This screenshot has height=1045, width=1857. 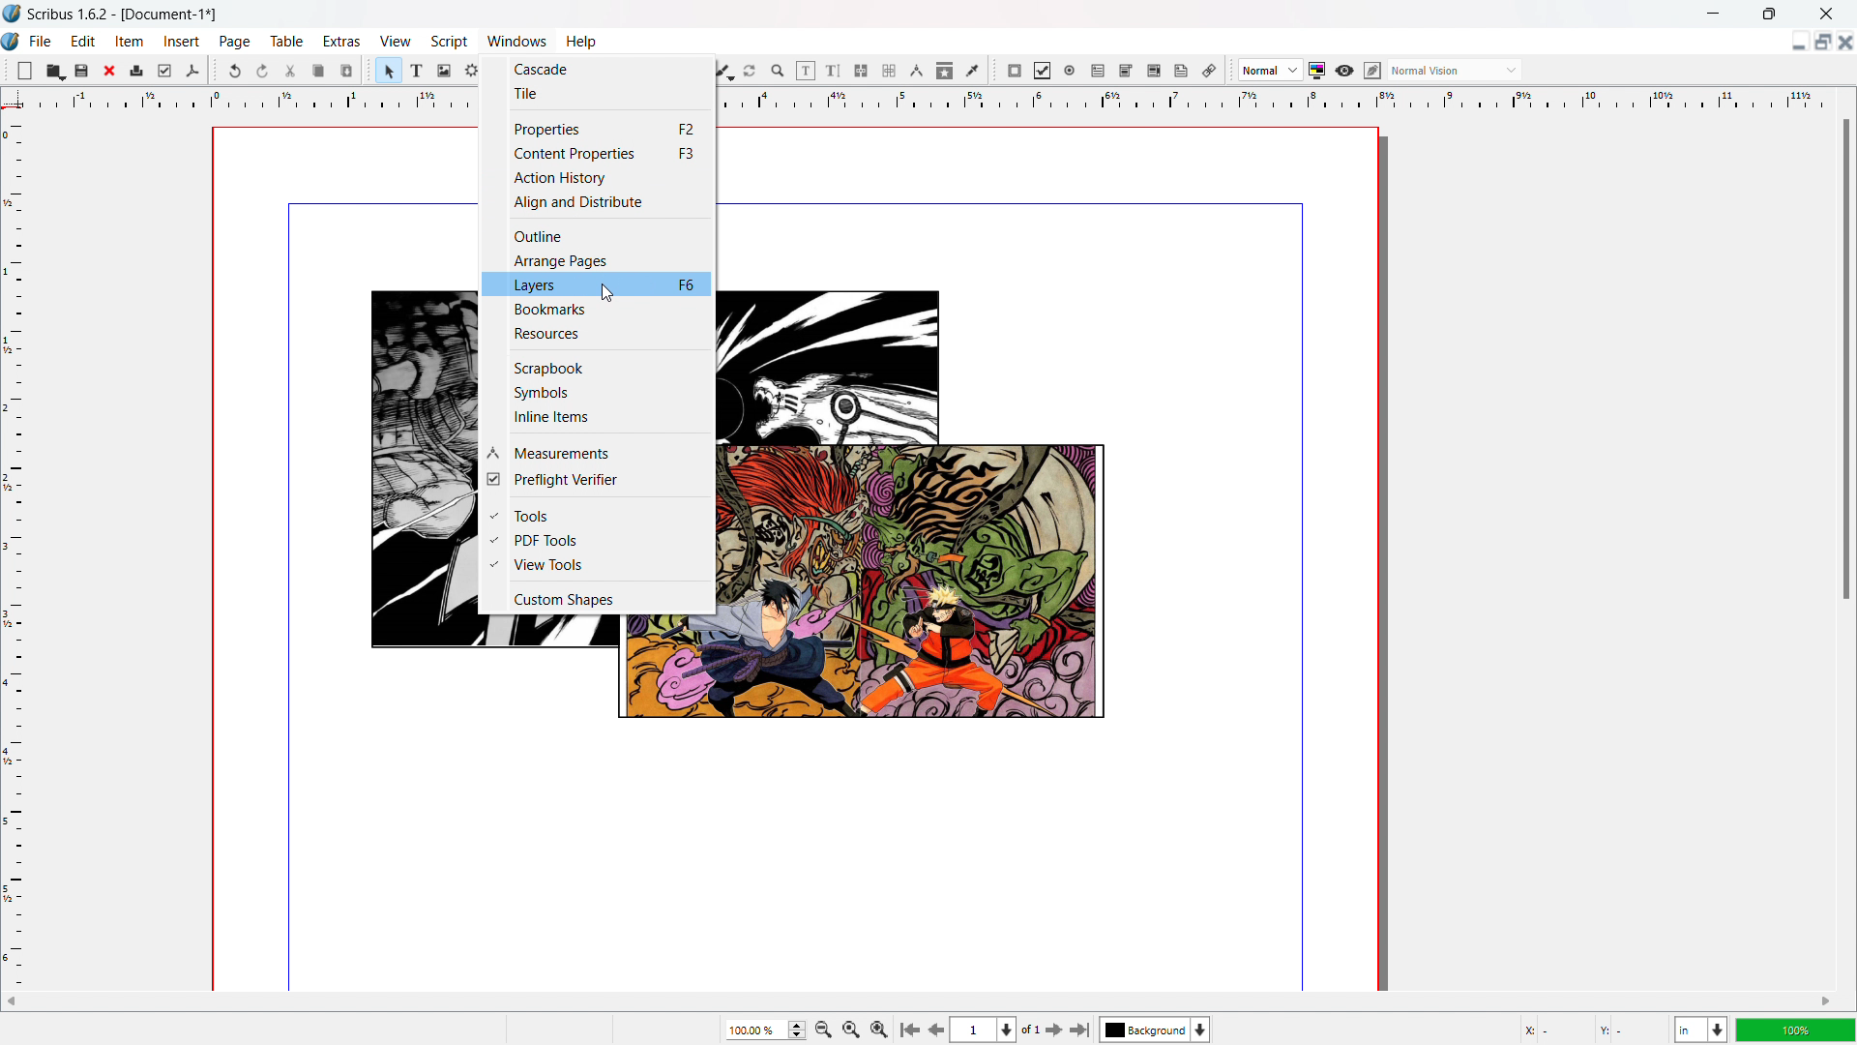 What do you see at coordinates (317, 71) in the screenshot?
I see `copy` at bounding box center [317, 71].